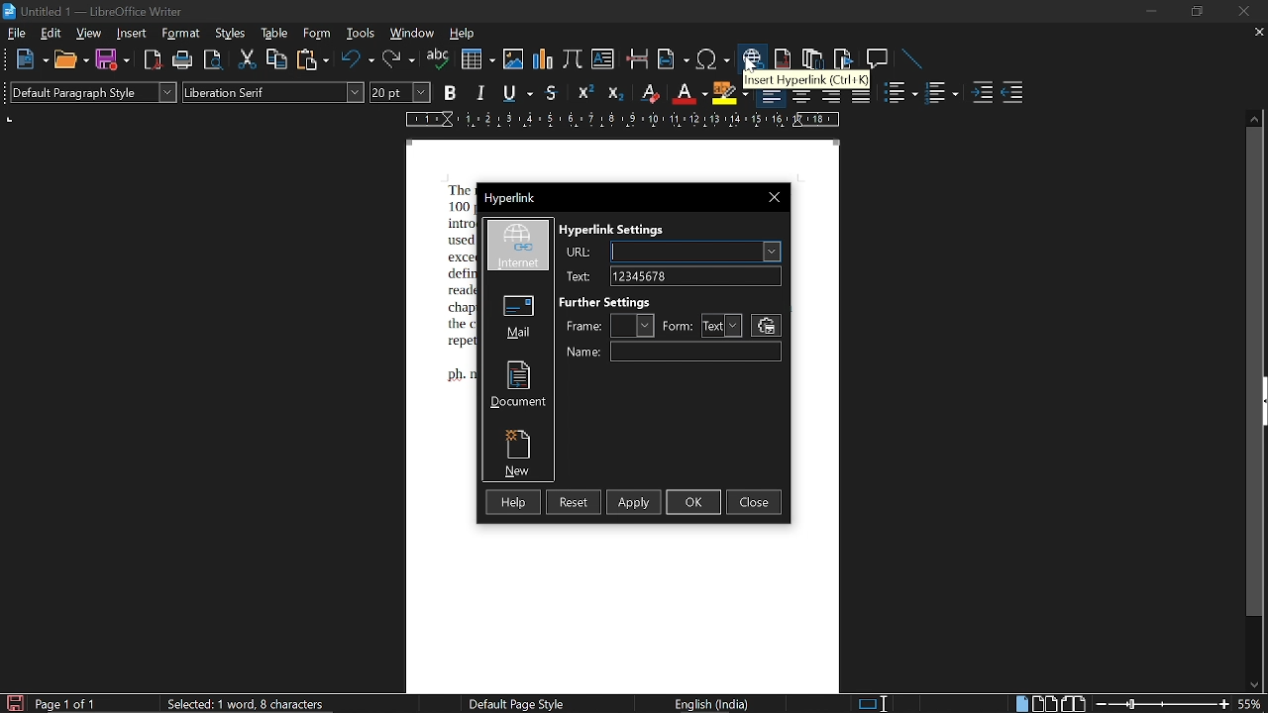 Image resolution: width=1268 pixels, height=713 pixels. I want to click on close, so click(774, 199).